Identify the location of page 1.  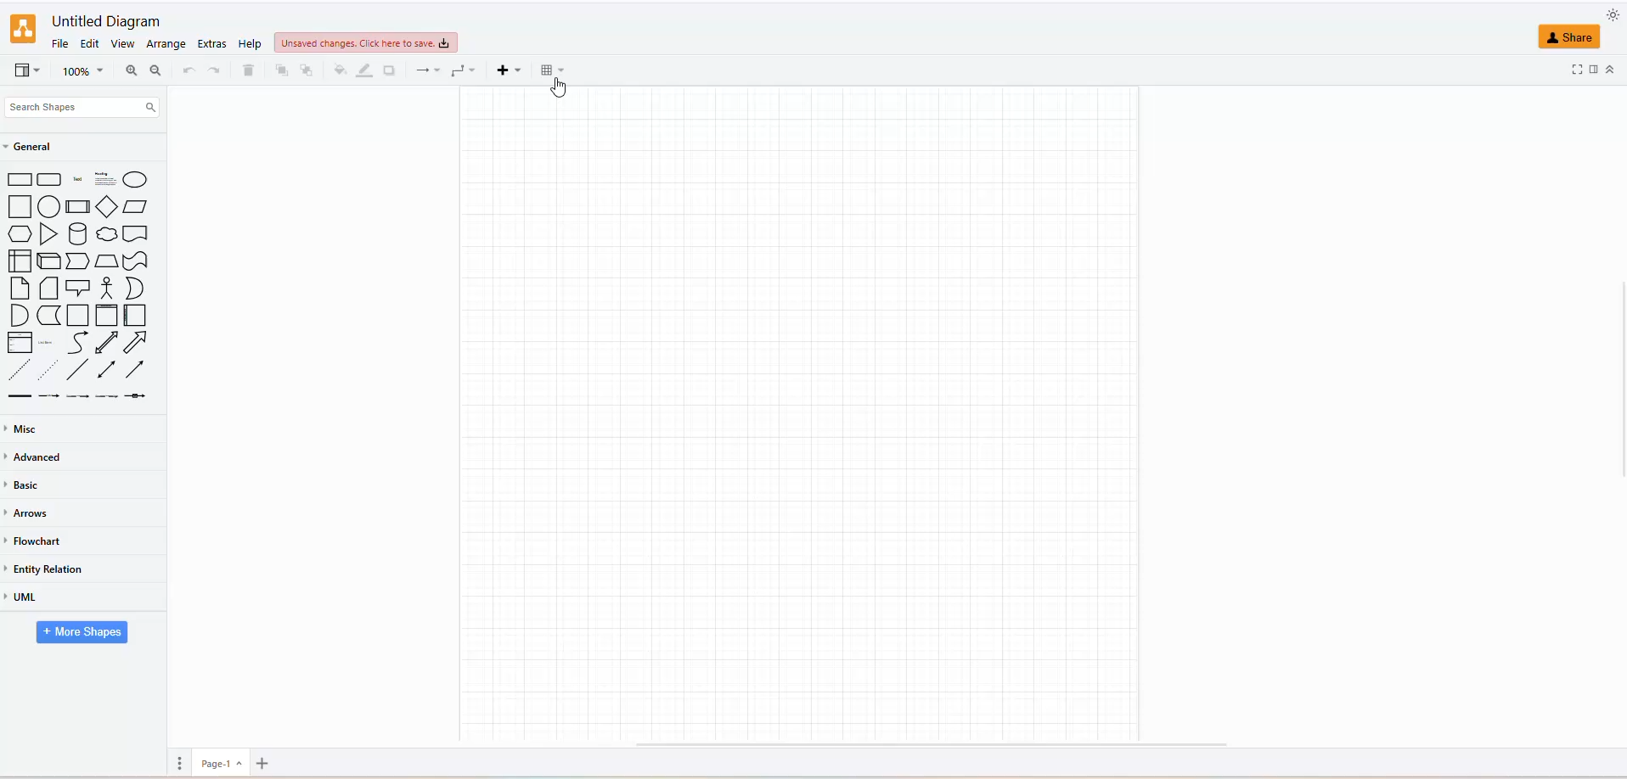
(221, 764).